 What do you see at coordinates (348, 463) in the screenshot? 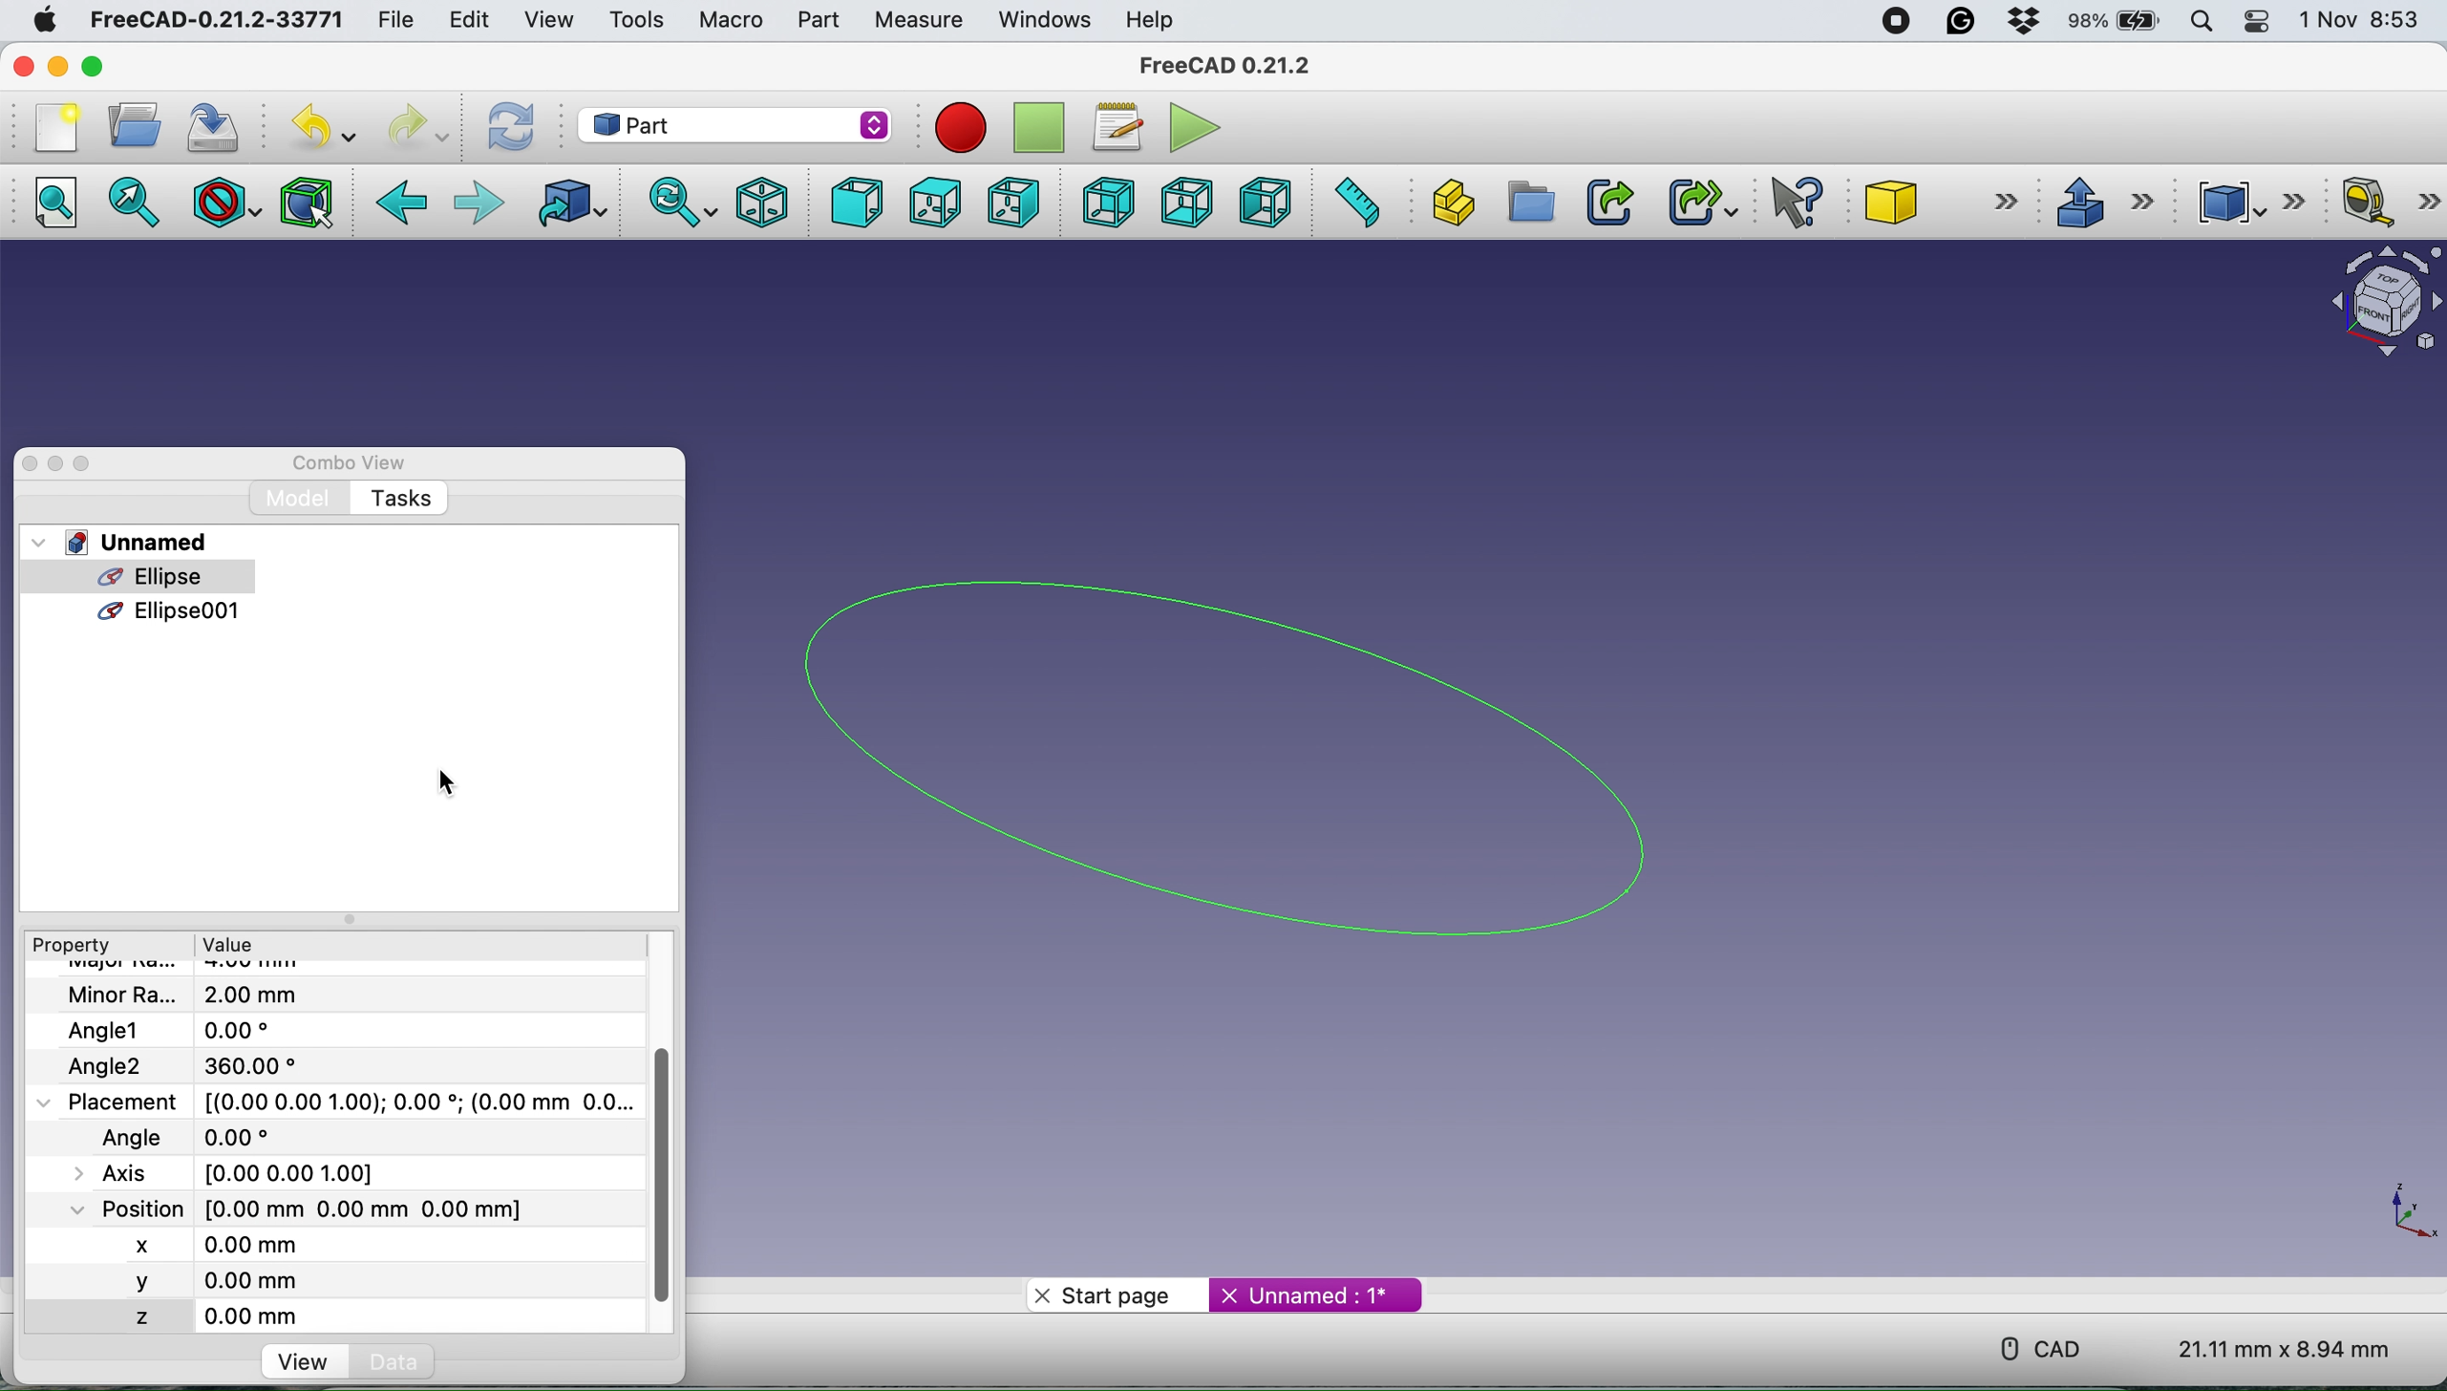
I see `combo view` at bounding box center [348, 463].